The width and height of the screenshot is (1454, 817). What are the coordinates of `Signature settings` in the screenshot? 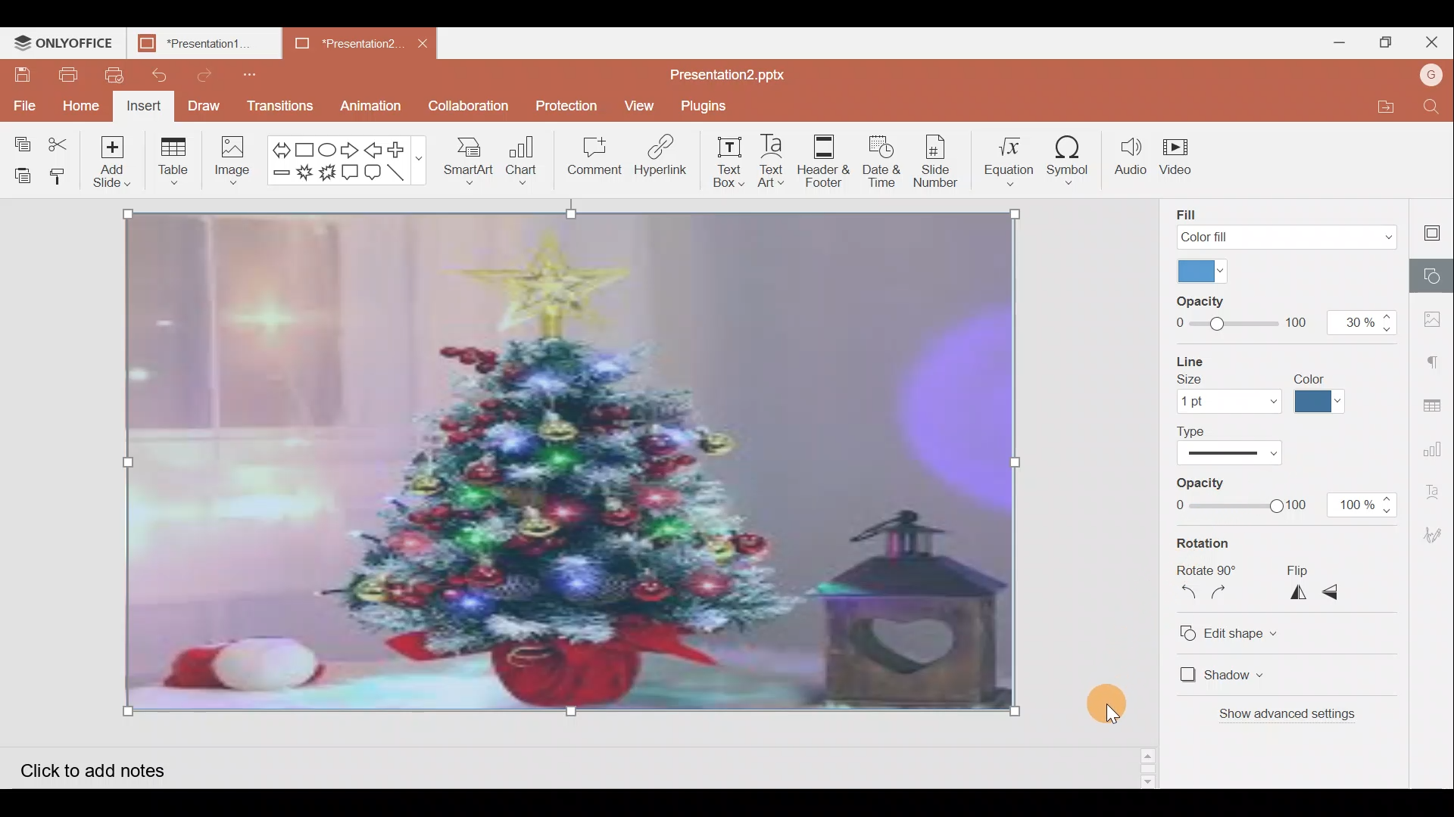 It's located at (1436, 533).